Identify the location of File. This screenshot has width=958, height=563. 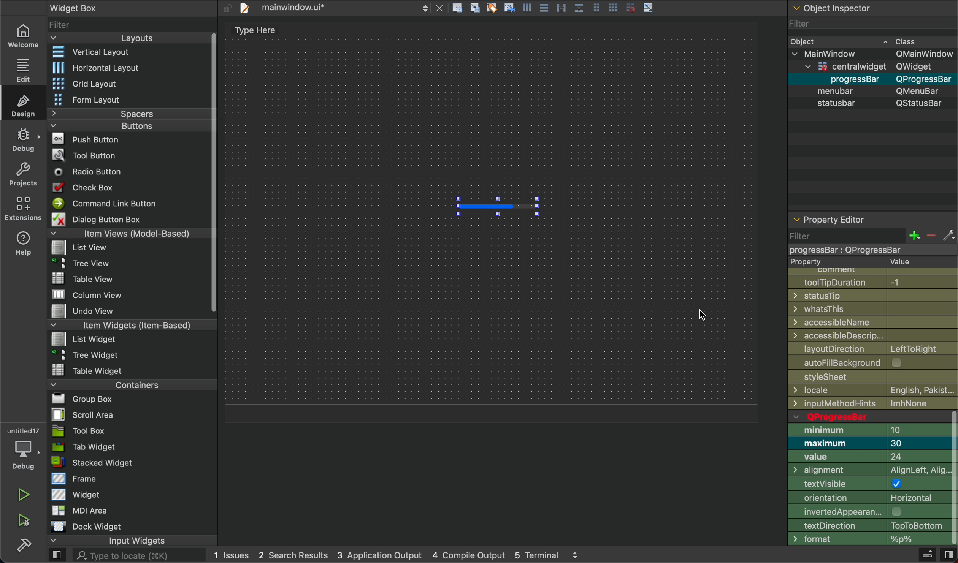
(82, 248).